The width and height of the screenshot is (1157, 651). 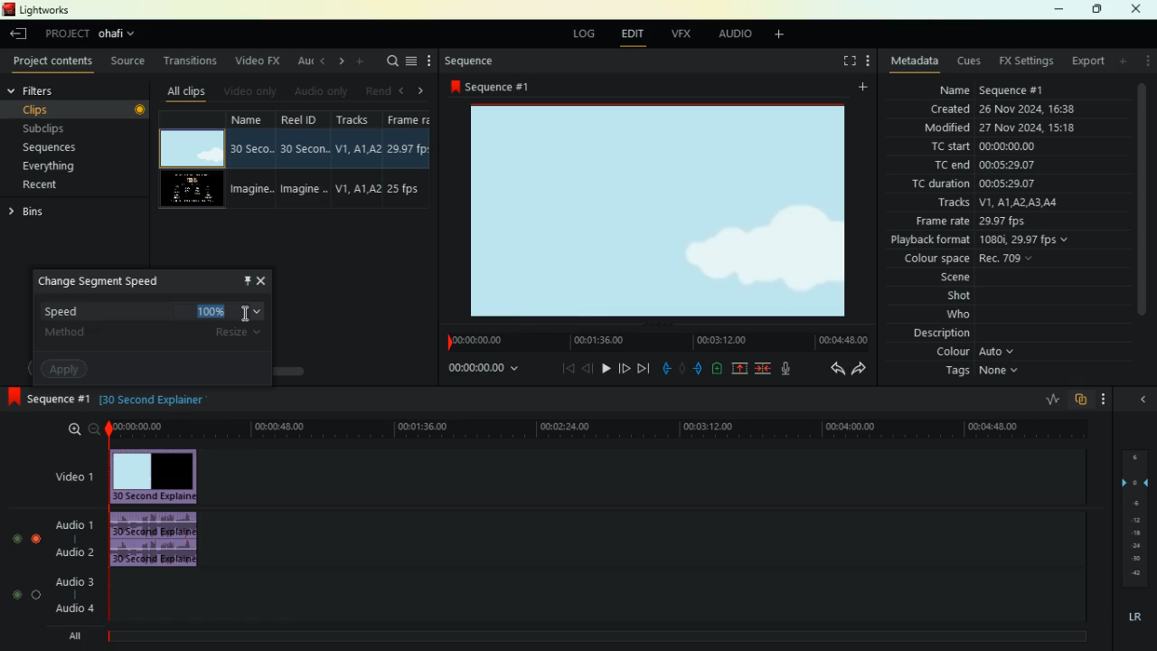 I want to click on colour auto, so click(x=978, y=352).